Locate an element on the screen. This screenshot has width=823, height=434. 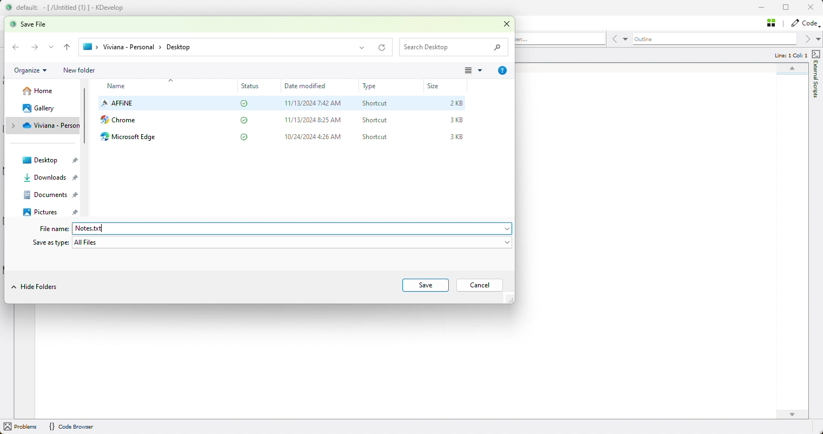
search desktop is located at coordinates (455, 49).